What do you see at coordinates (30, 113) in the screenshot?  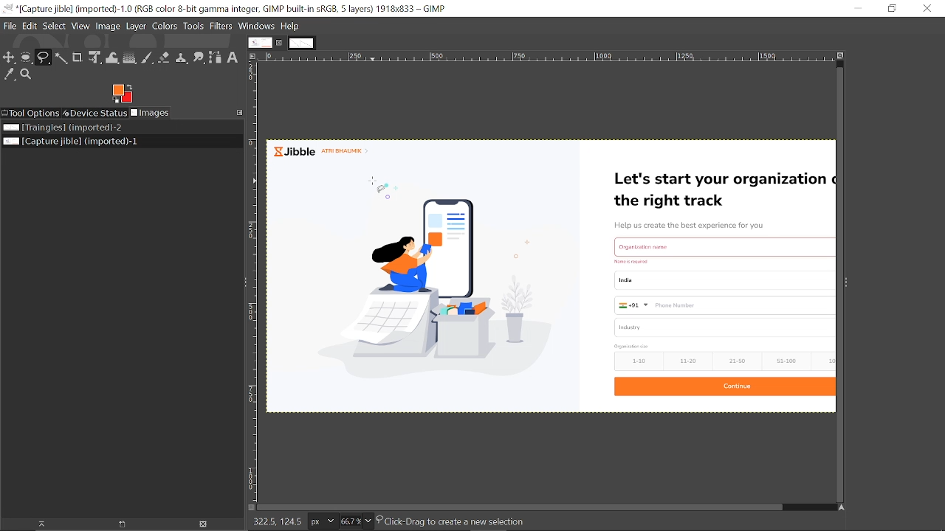 I see `Tool options` at bounding box center [30, 113].